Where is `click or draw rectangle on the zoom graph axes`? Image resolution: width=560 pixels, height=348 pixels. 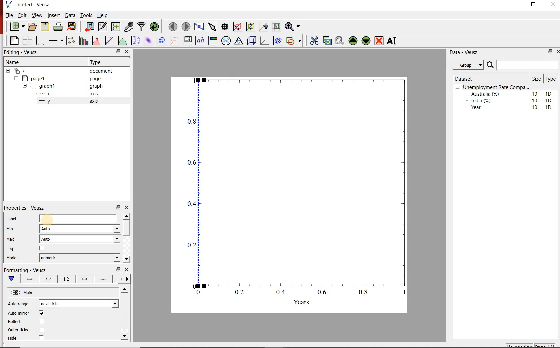
click or draw rectangle on the zoom graph axes is located at coordinates (238, 27).